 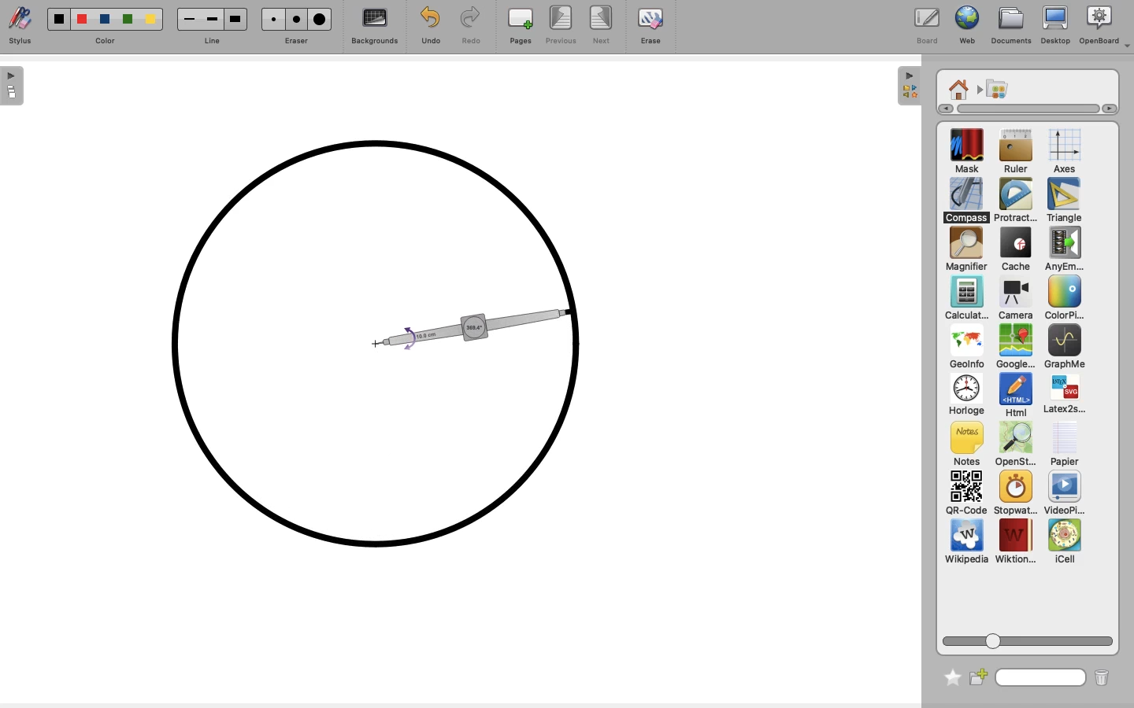 What do you see at coordinates (24, 27) in the screenshot?
I see `Stylus` at bounding box center [24, 27].